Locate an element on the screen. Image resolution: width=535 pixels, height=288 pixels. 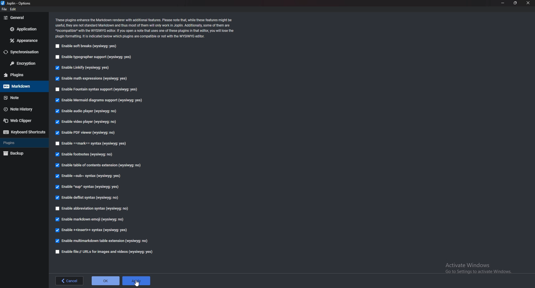
file is located at coordinates (5, 9).